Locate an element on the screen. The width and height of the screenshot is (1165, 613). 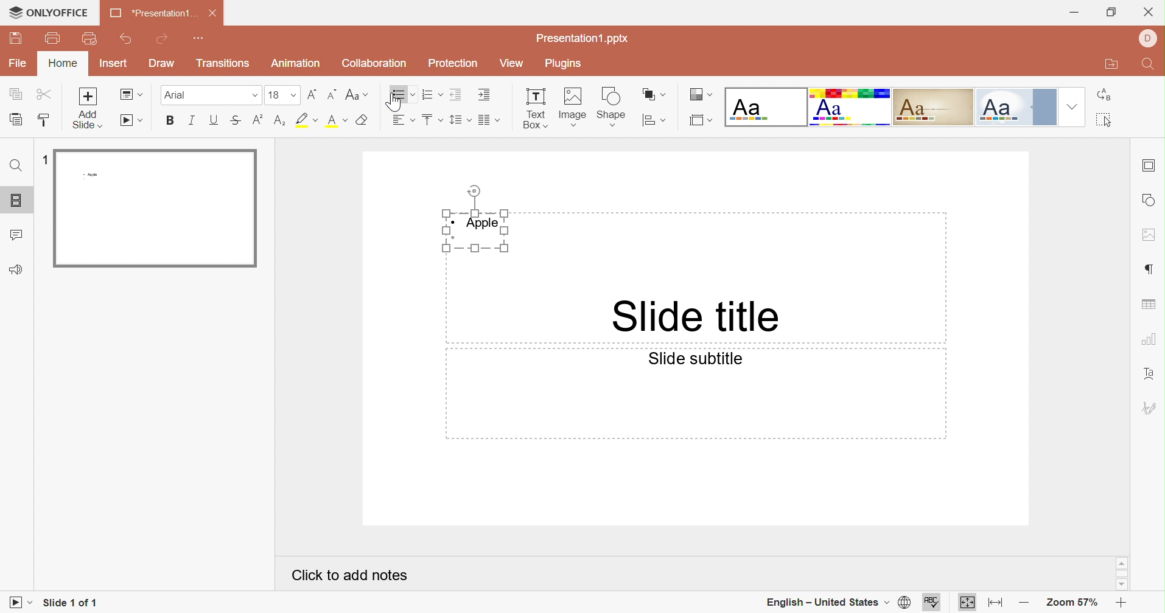
table settings is located at coordinates (1149, 305).